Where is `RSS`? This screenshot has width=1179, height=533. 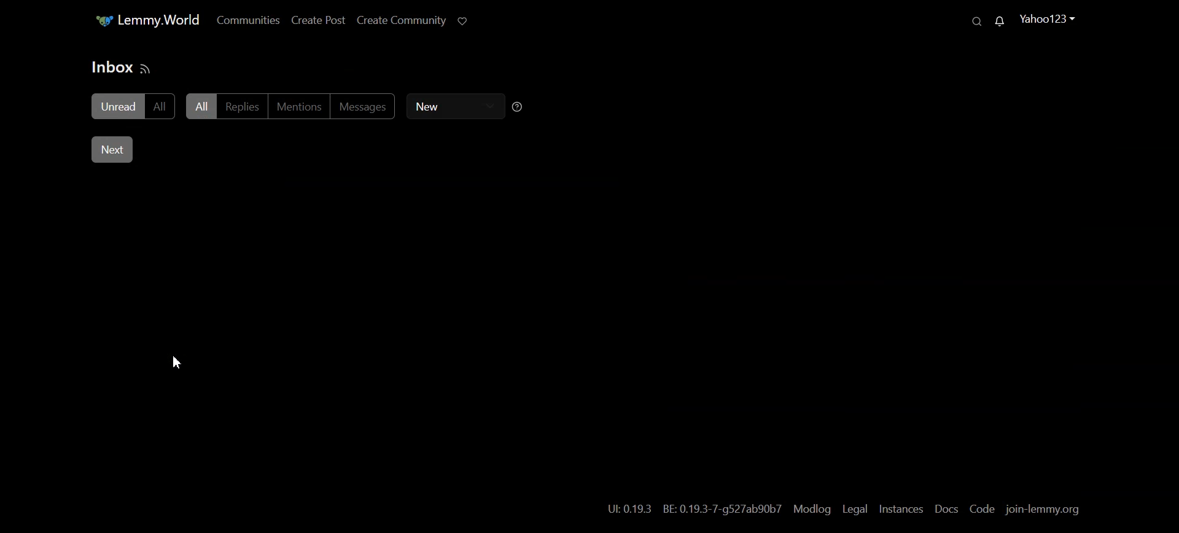
RSS is located at coordinates (146, 70).